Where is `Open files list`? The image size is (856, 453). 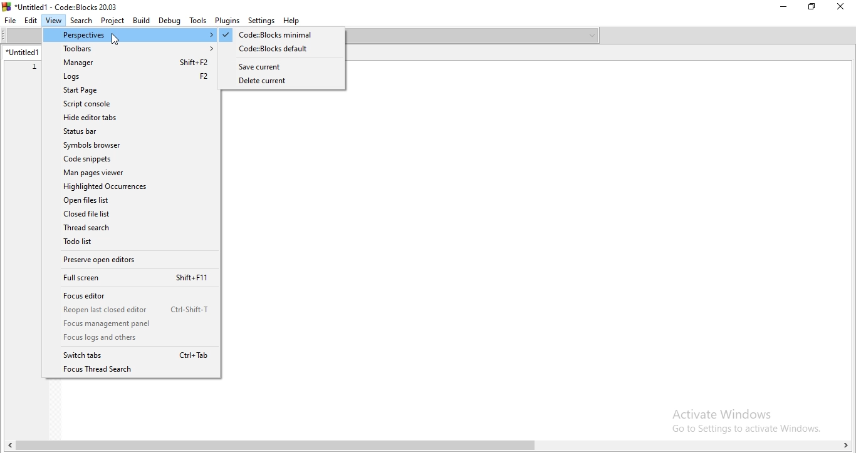 Open files list is located at coordinates (130, 200).